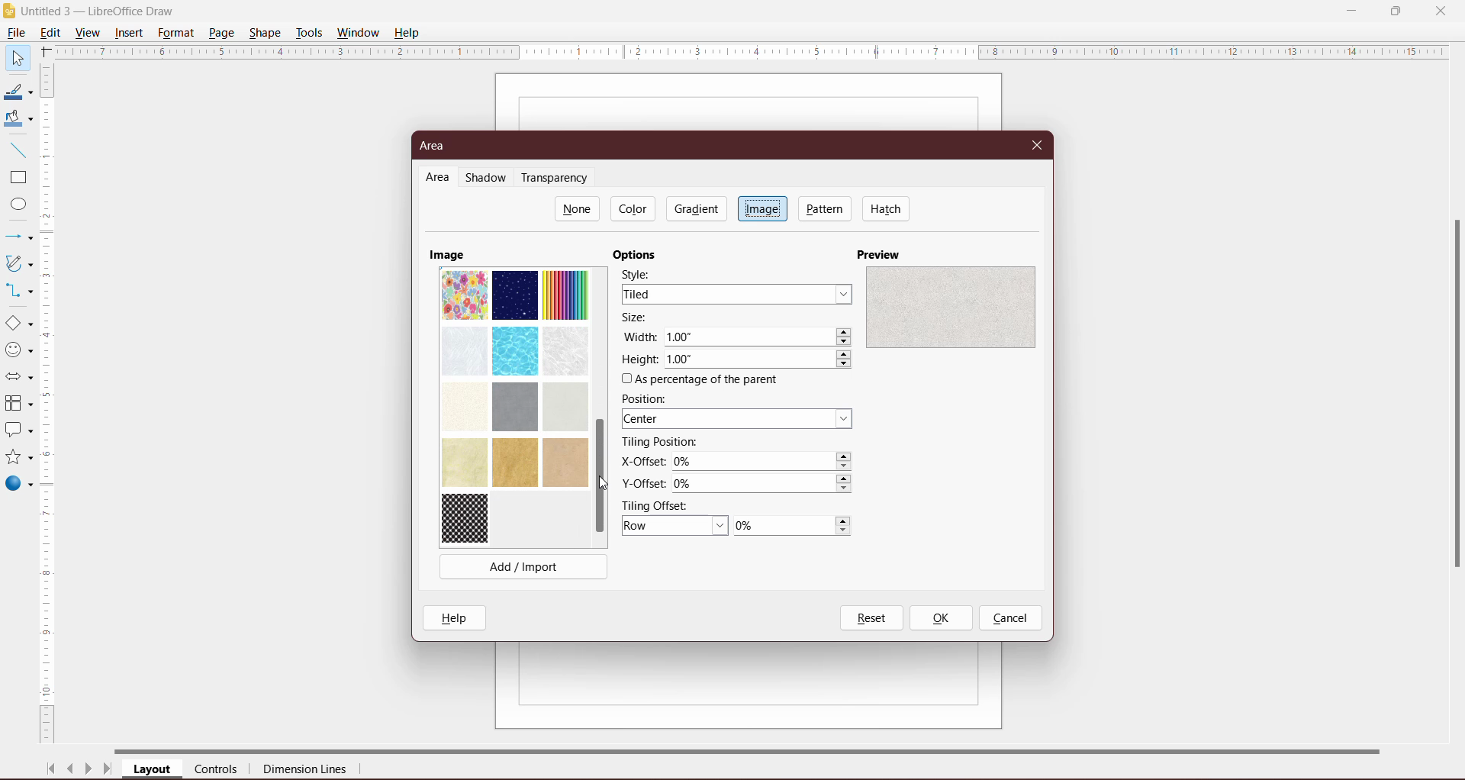 Image resolution: width=1465 pixels, height=780 pixels. I want to click on scrollbar, so click(1453, 414).